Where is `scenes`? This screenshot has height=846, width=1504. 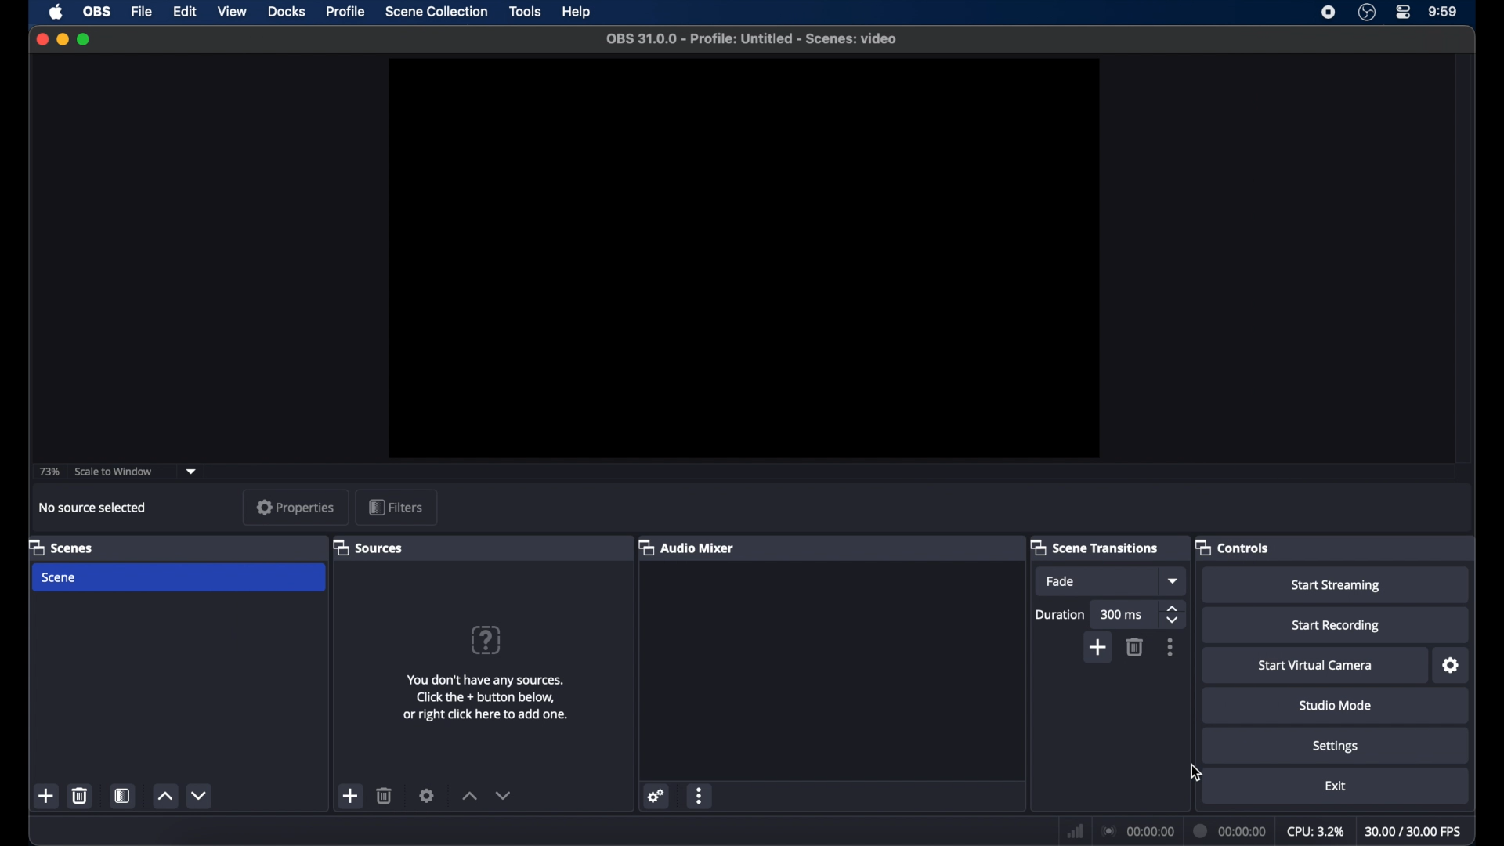 scenes is located at coordinates (61, 547).